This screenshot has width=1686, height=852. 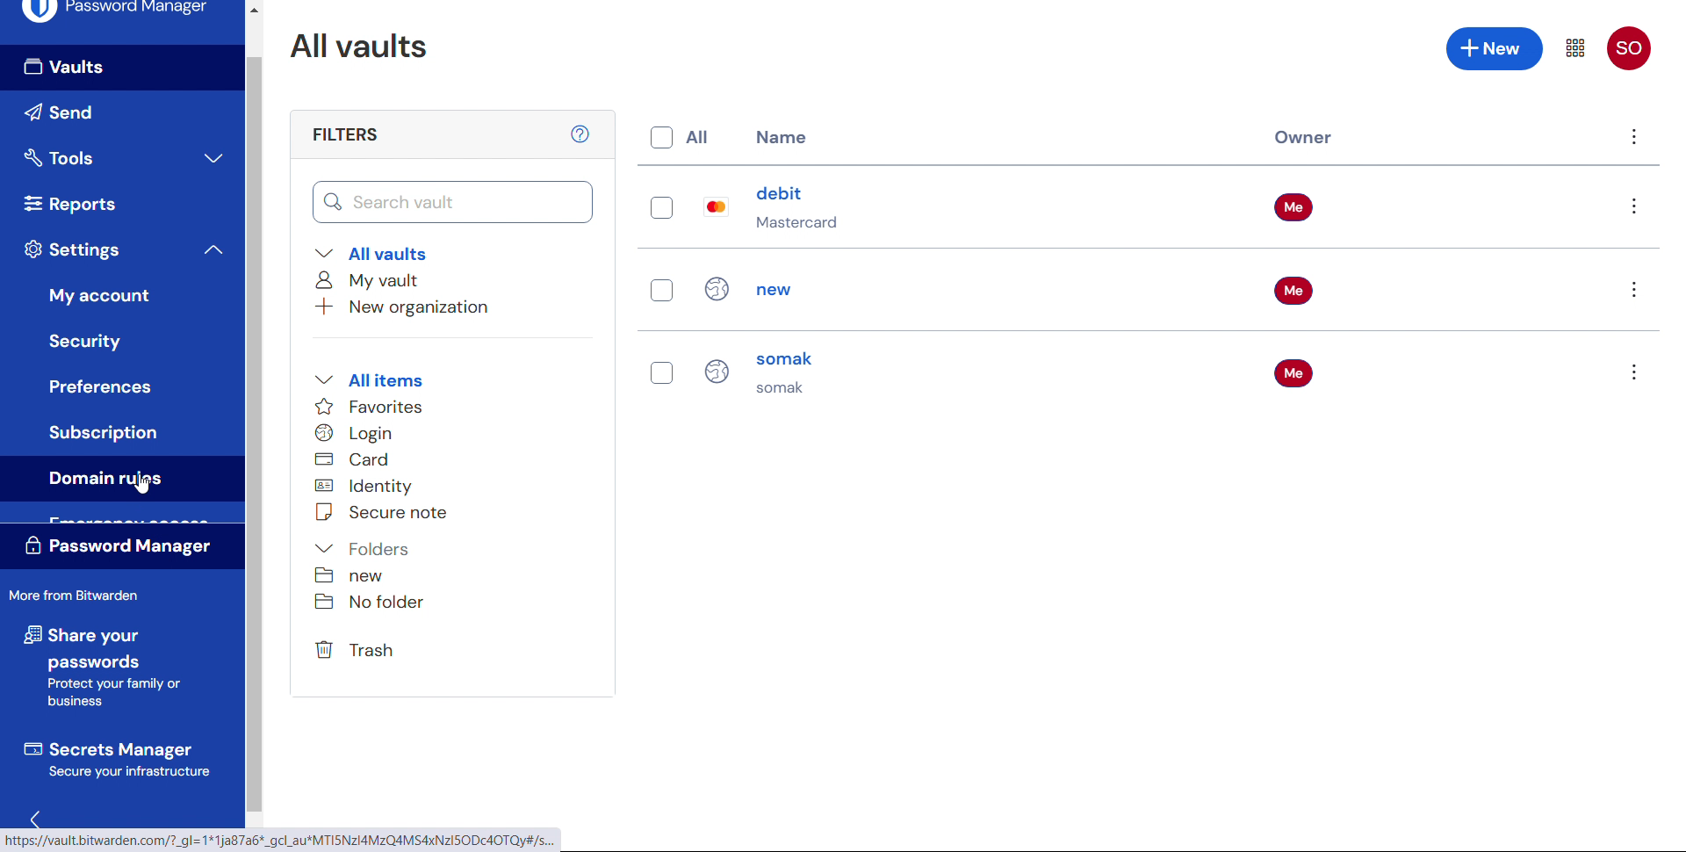 I want to click on Settings , so click(x=74, y=250).